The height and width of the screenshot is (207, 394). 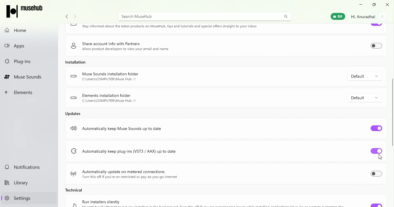 I want to click on Technical, so click(x=75, y=190).